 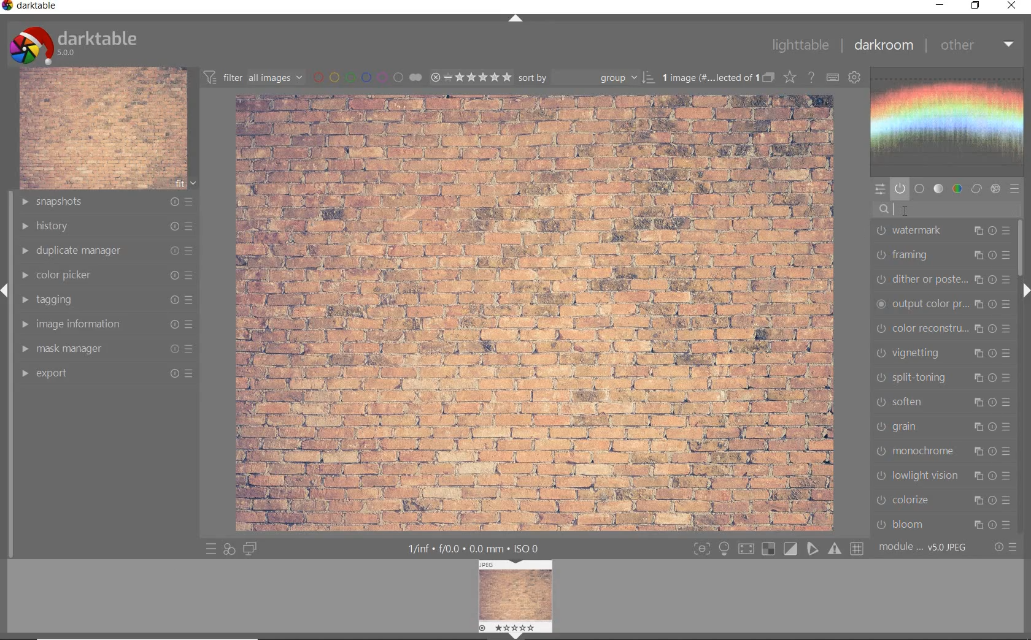 What do you see at coordinates (6, 296) in the screenshot?
I see `previous` at bounding box center [6, 296].